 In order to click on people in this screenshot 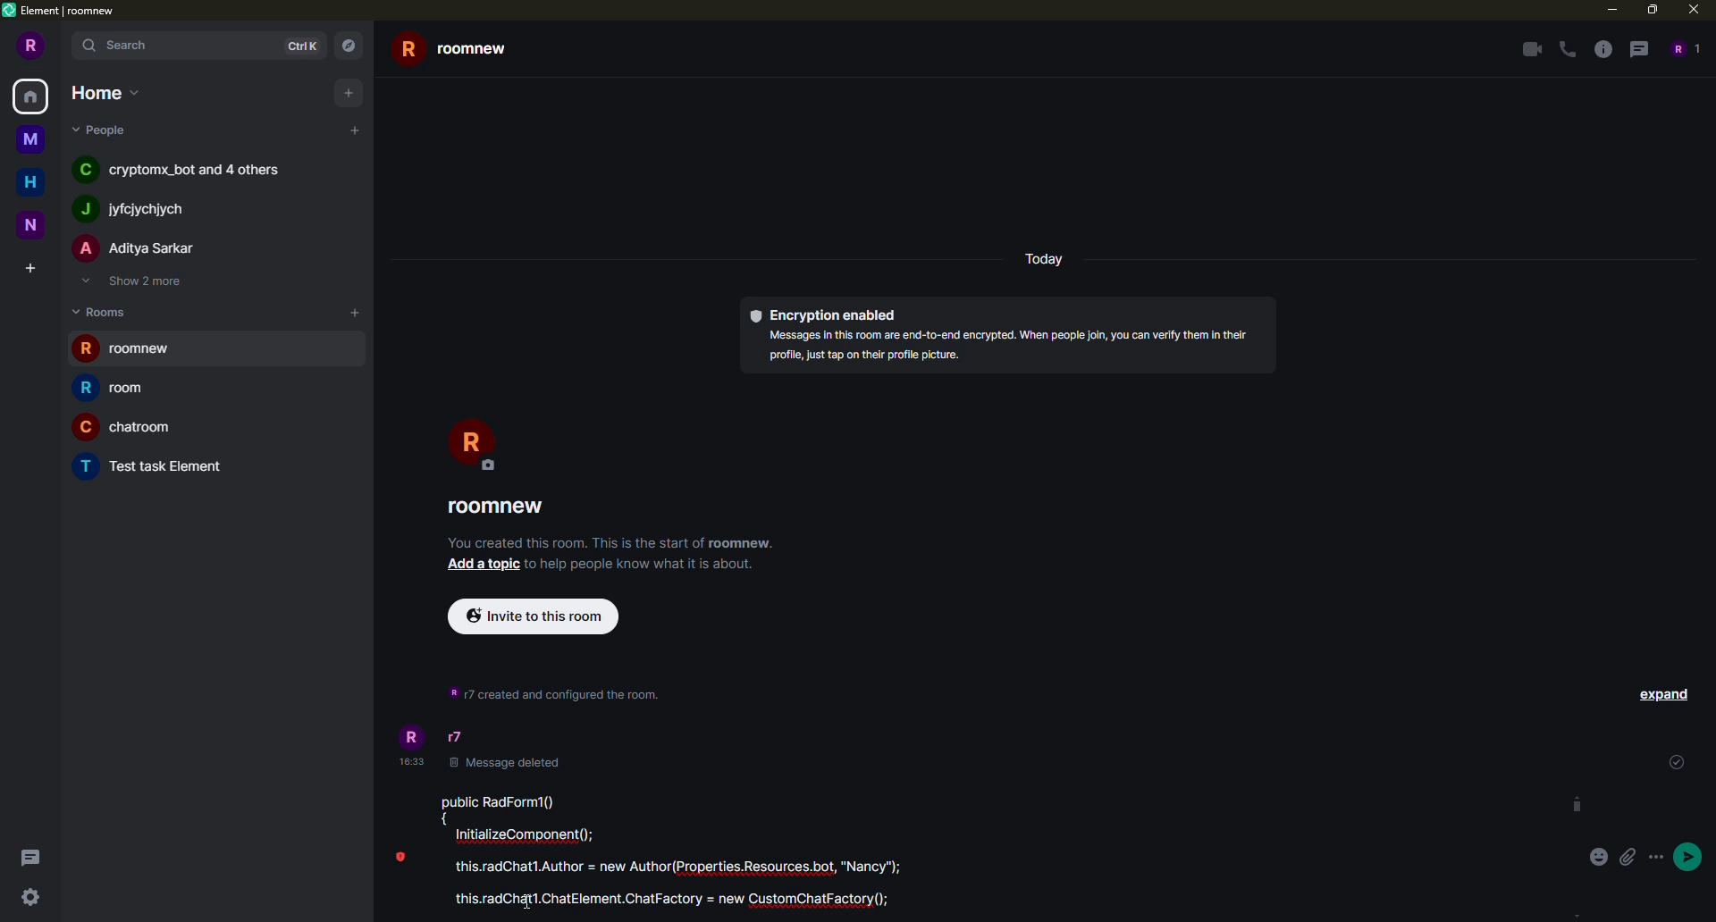, I will do `click(185, 169)`.